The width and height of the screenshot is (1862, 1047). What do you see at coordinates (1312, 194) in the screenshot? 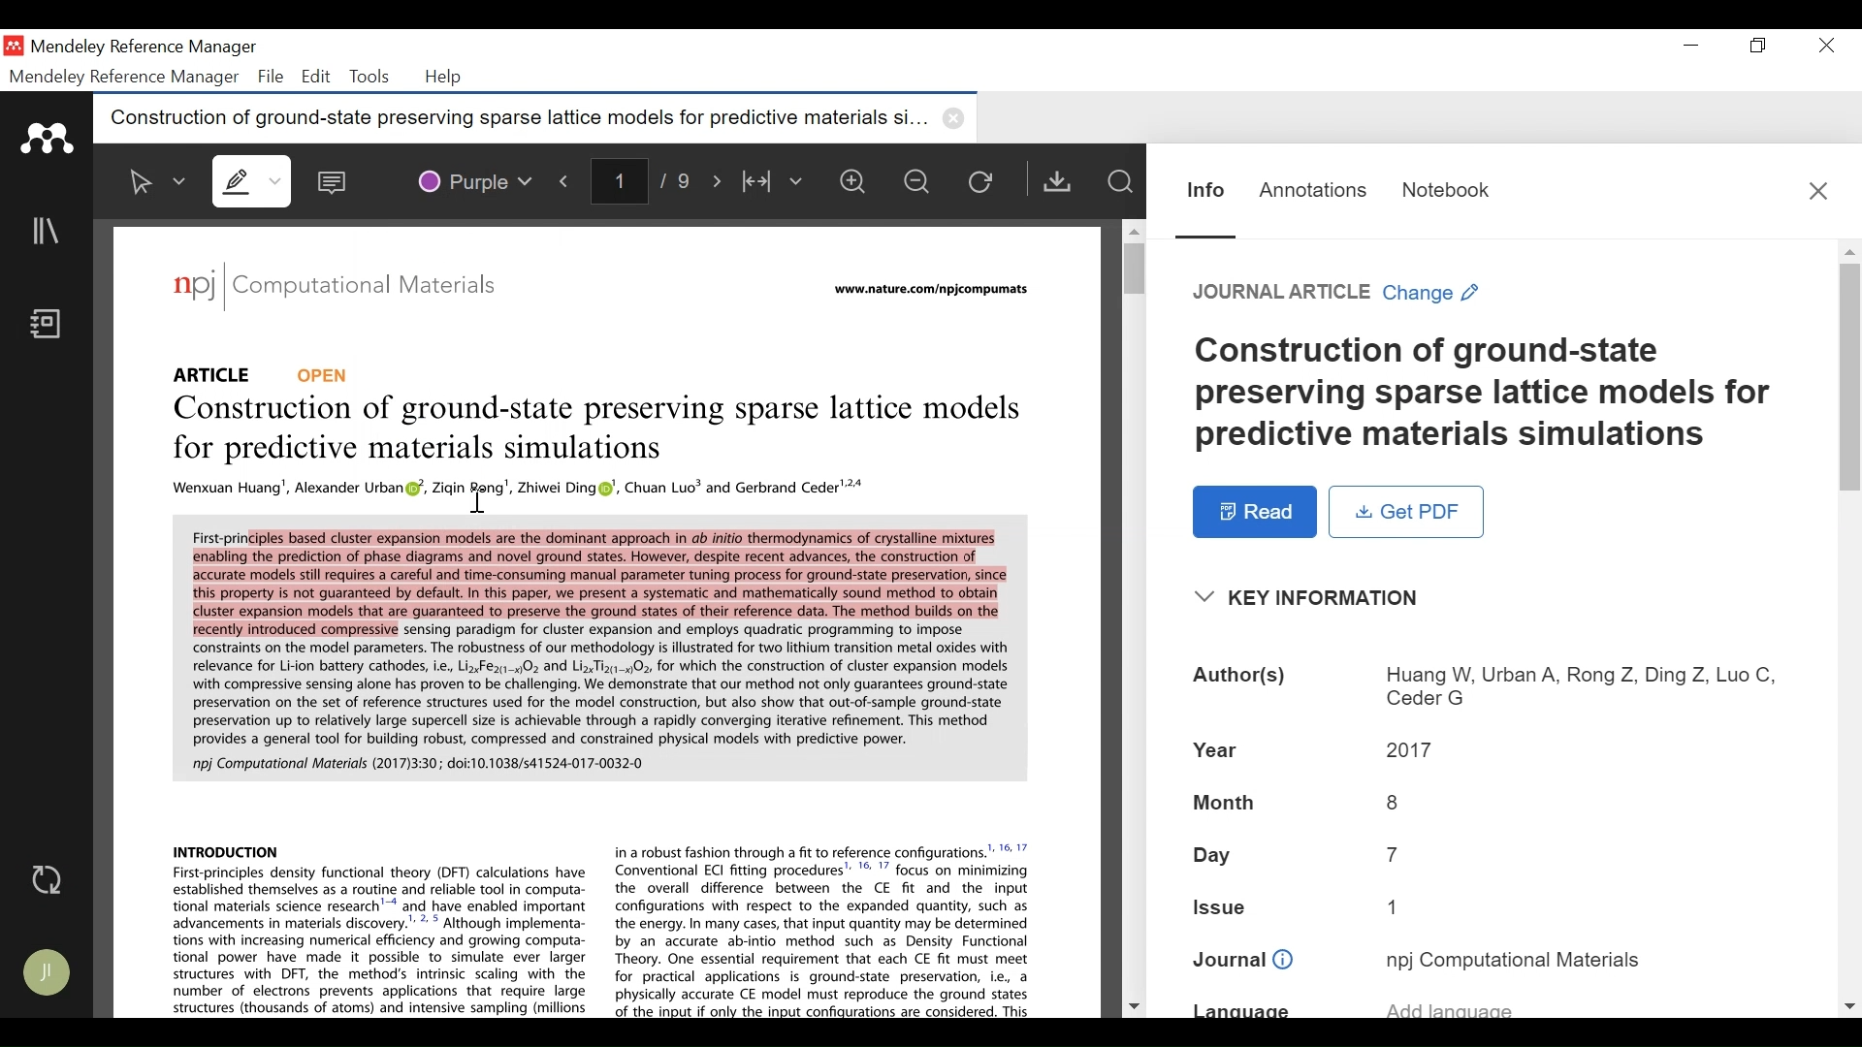
I see `Annotations` at bounding box center [1312, 194].